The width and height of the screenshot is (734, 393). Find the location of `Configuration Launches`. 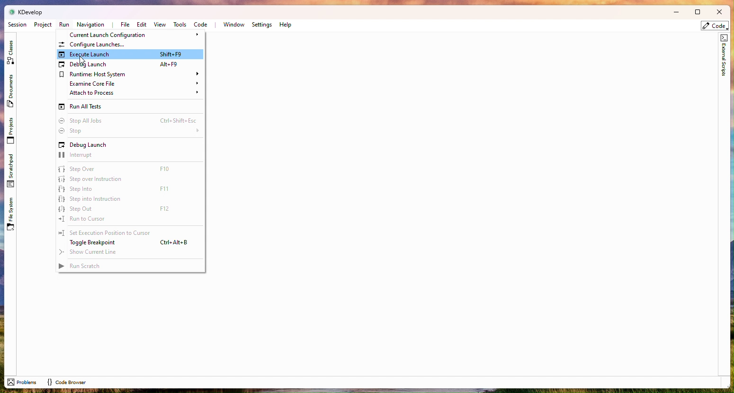

Configuration Launches is located at coordinates (130, 45).